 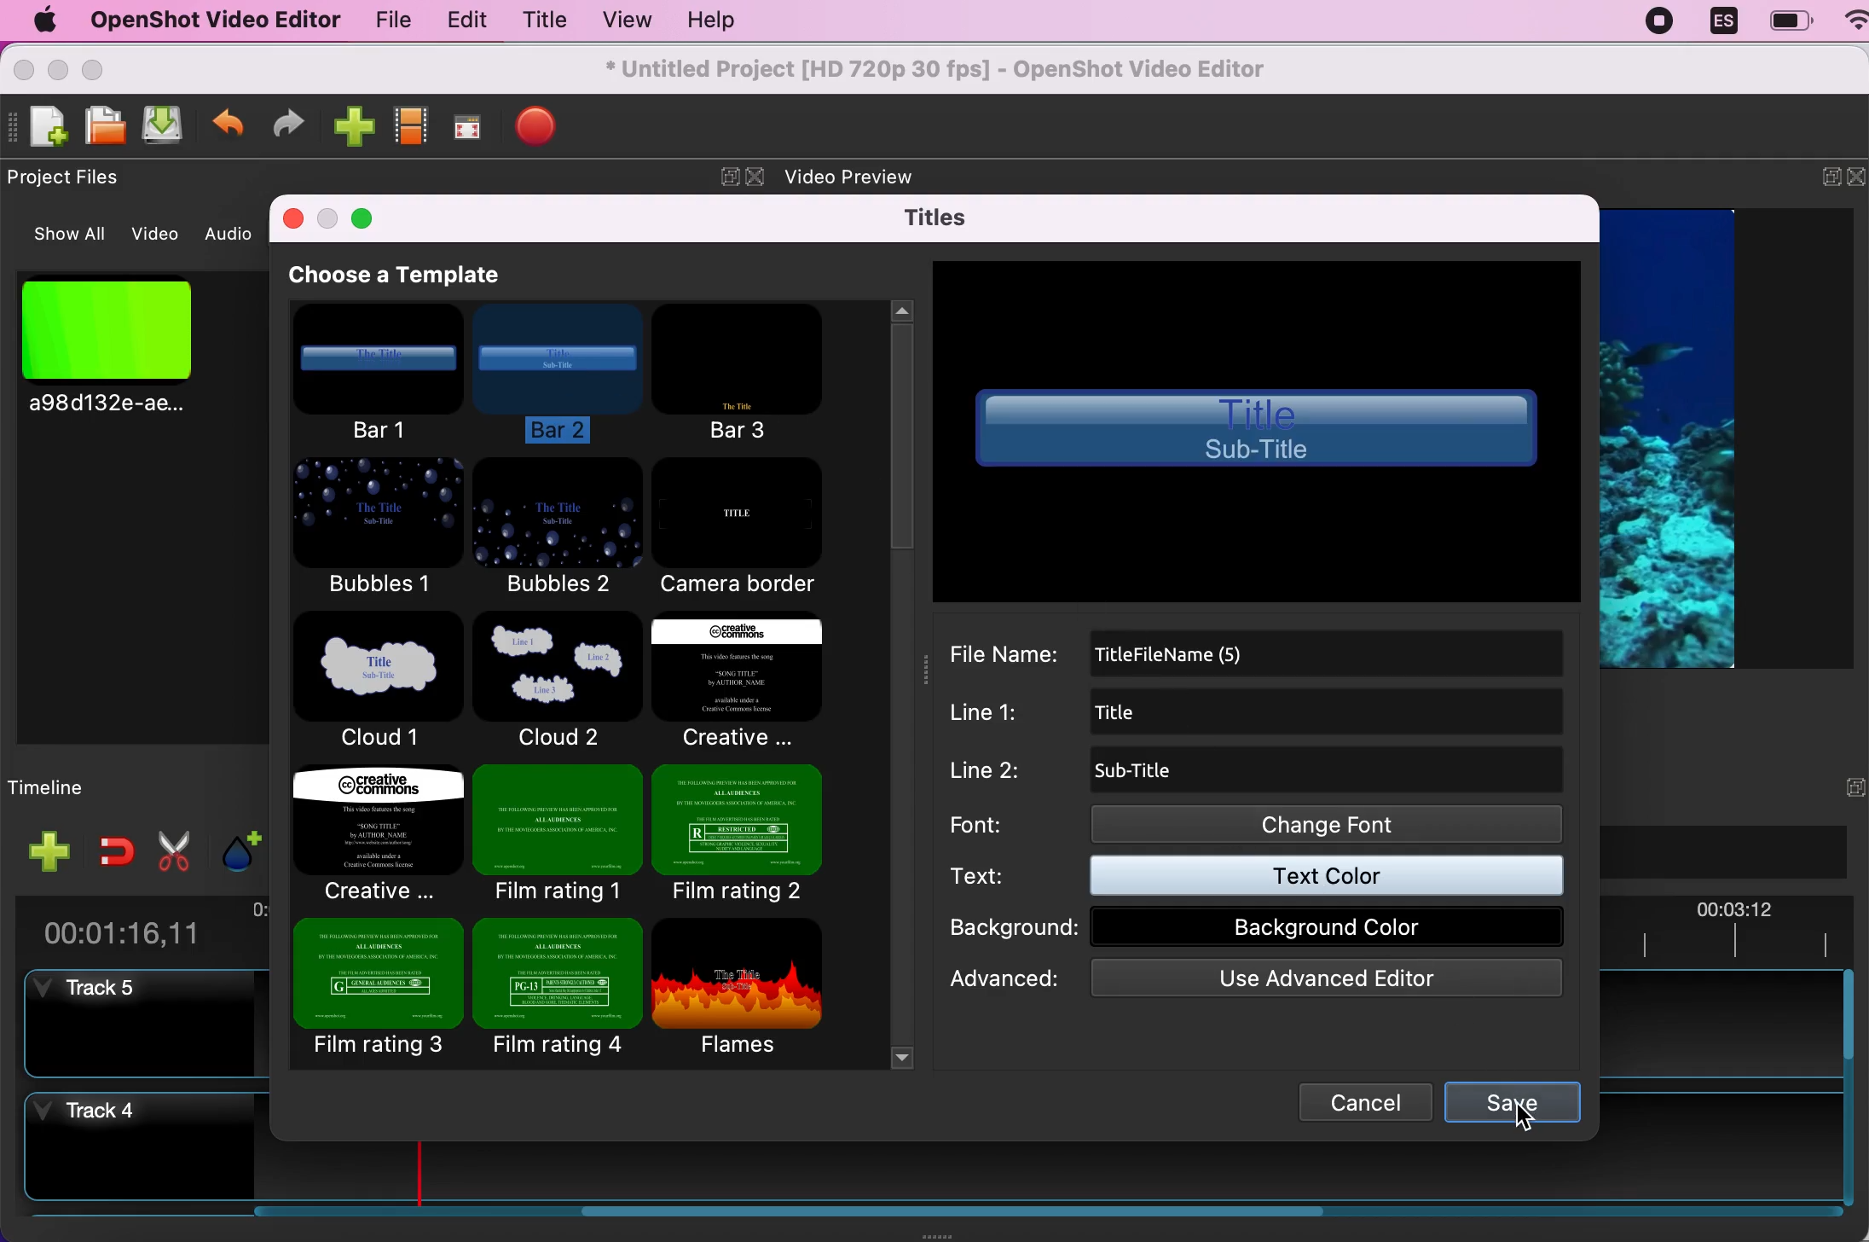 I want to click on import file, so click(x=354, y=125).